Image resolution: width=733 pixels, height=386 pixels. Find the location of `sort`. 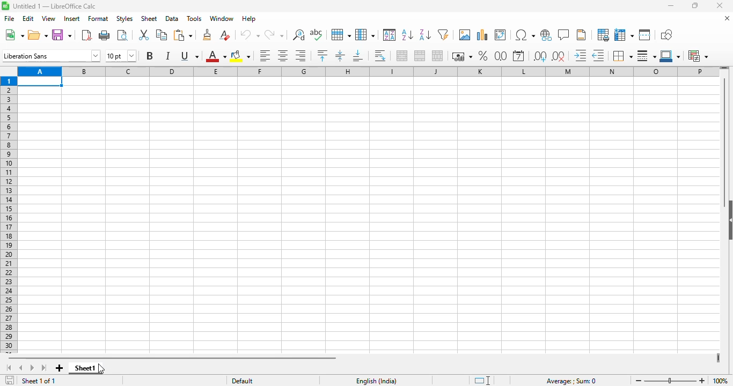

sort is located at coordinates (390, 35).